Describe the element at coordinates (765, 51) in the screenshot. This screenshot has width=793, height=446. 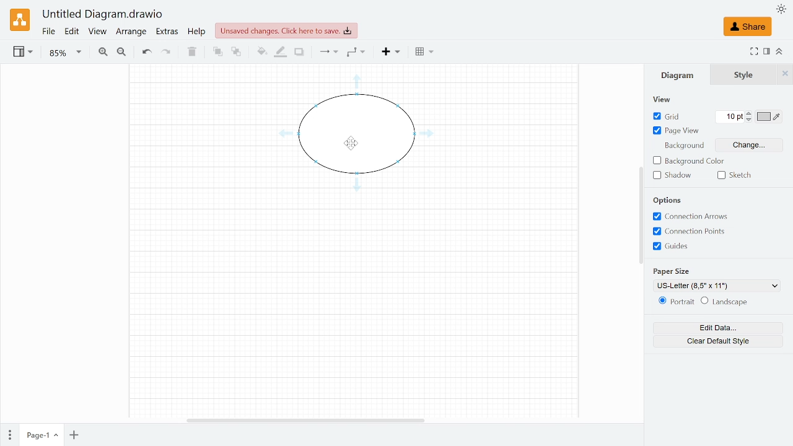
I see `Format` at that location.